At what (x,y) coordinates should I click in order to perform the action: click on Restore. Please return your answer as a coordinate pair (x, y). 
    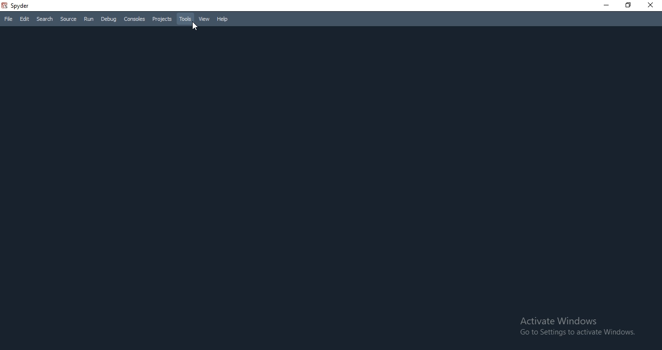
    Looking at the image, I should click on (628, 6).